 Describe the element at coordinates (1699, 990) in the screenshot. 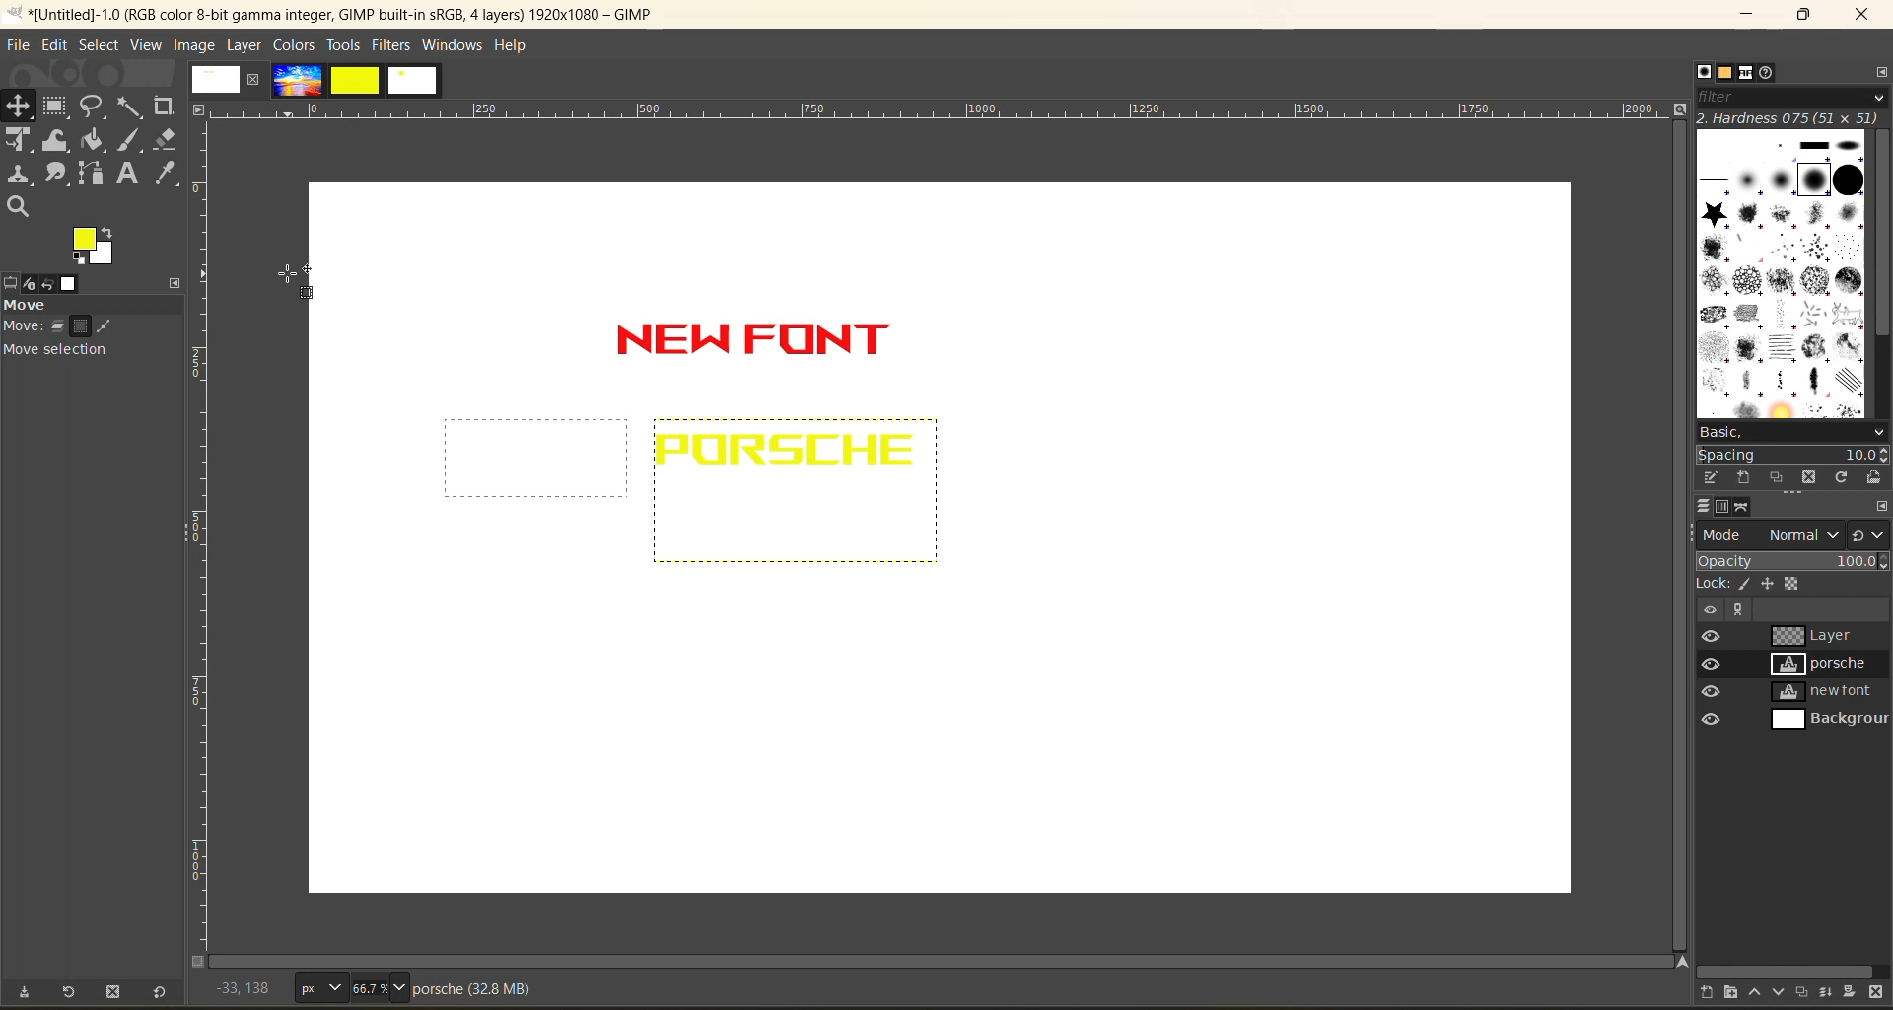

I see `create a new layer` at that location.